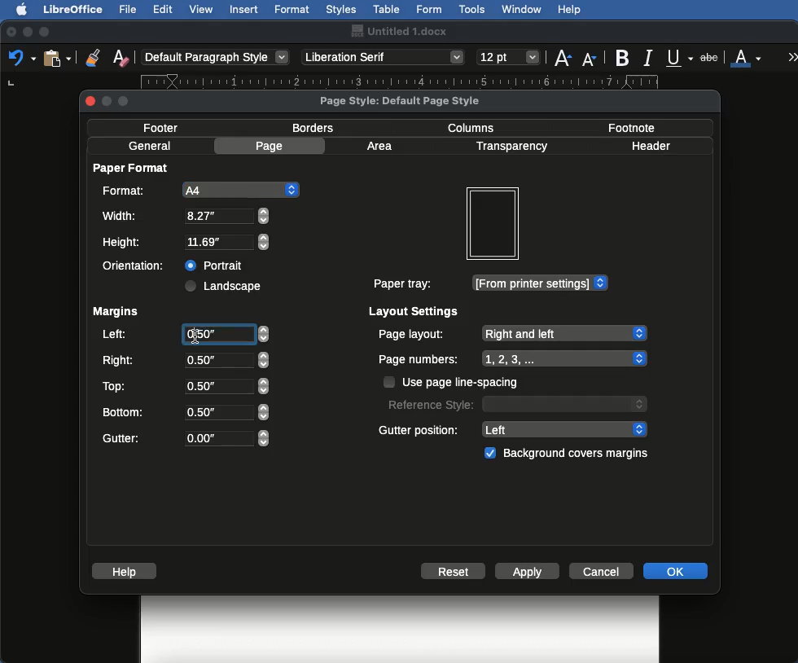  What do you see at coordinates (603, 570) in the screenshot?
I see `Cancel` at bounding box center [603, 570].